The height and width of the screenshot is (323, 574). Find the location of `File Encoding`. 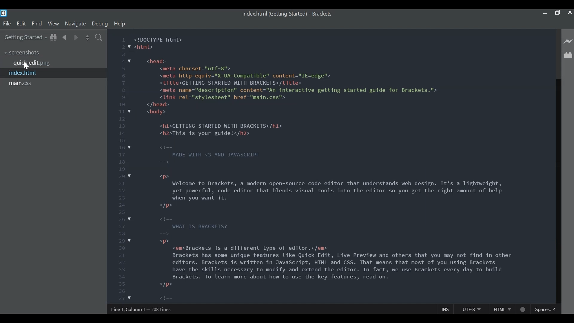

File Encoding is located at coordinates (471, 310).